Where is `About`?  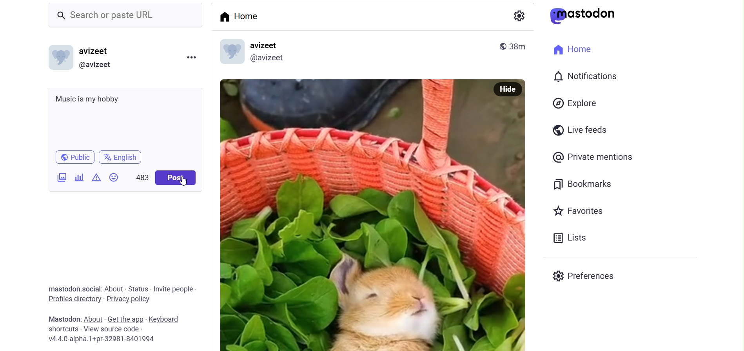
About is located at coordinates (113, 288).